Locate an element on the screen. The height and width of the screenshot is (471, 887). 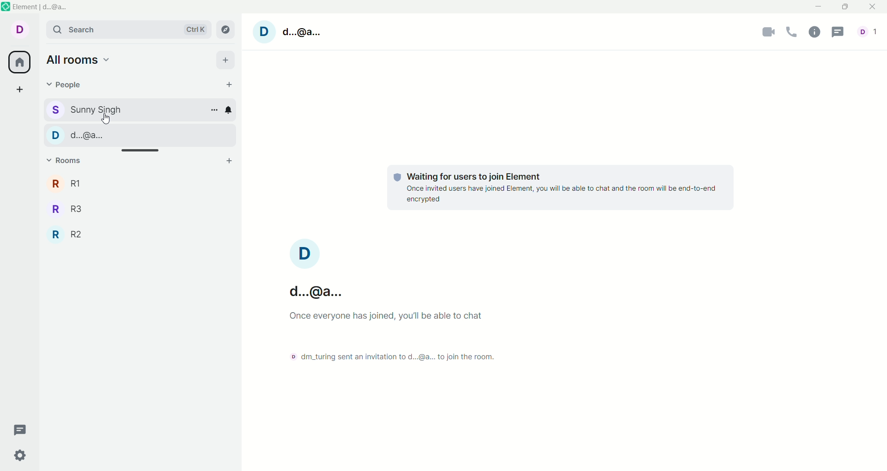
room info is located at coordinates (816, 32).